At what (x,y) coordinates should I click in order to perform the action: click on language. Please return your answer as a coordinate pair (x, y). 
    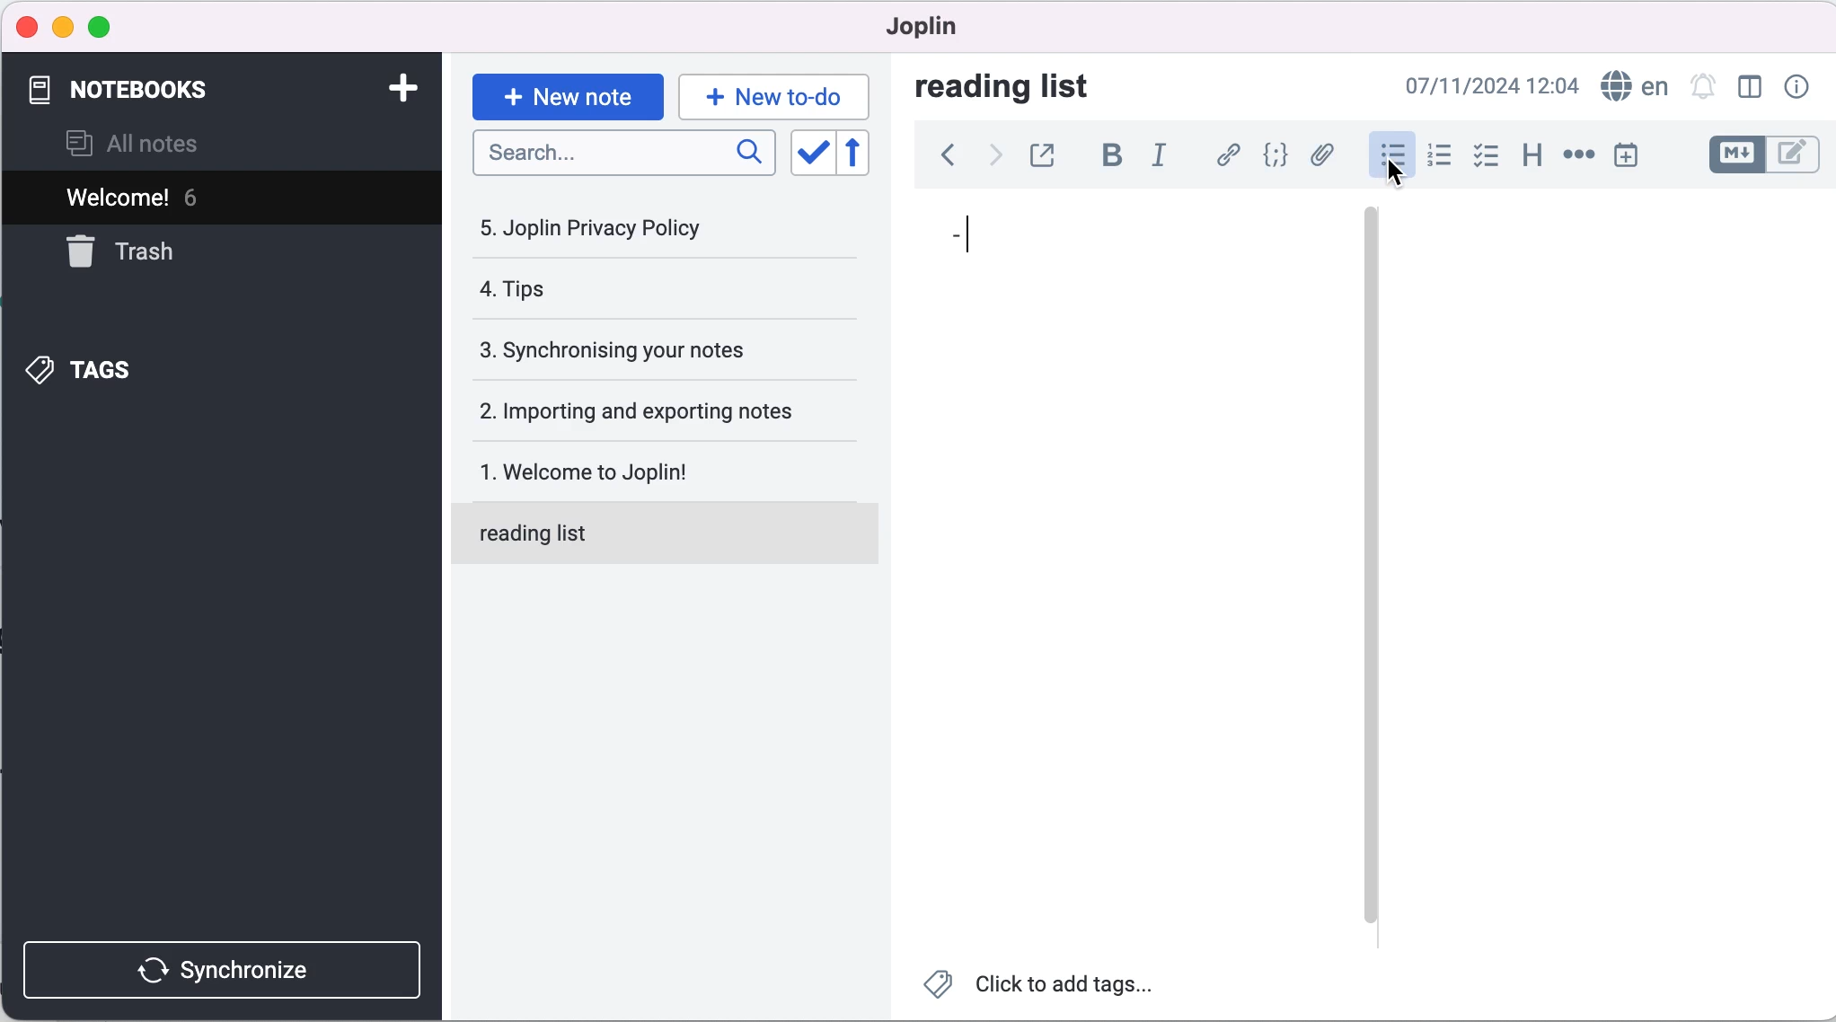
    Looking at the image, I should click on (1634, 86).